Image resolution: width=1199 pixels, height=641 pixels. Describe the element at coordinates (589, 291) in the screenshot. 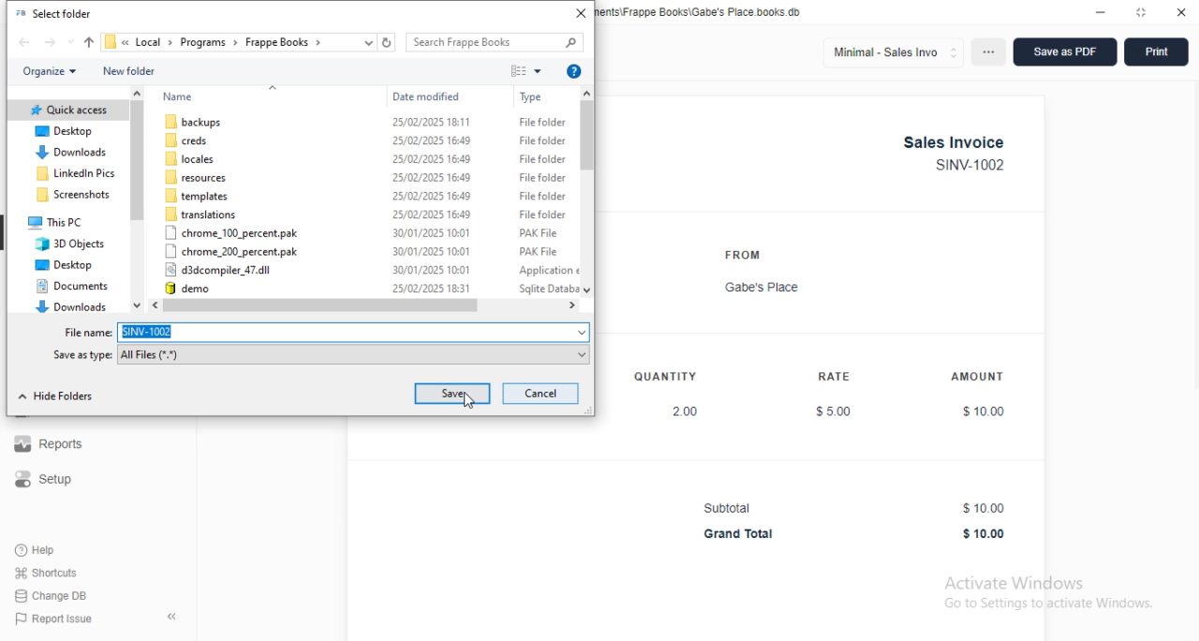

I see `scroll down` at that location.